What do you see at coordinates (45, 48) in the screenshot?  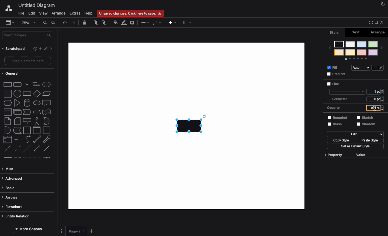 I see `Edit` at bounding box center [45, 48].